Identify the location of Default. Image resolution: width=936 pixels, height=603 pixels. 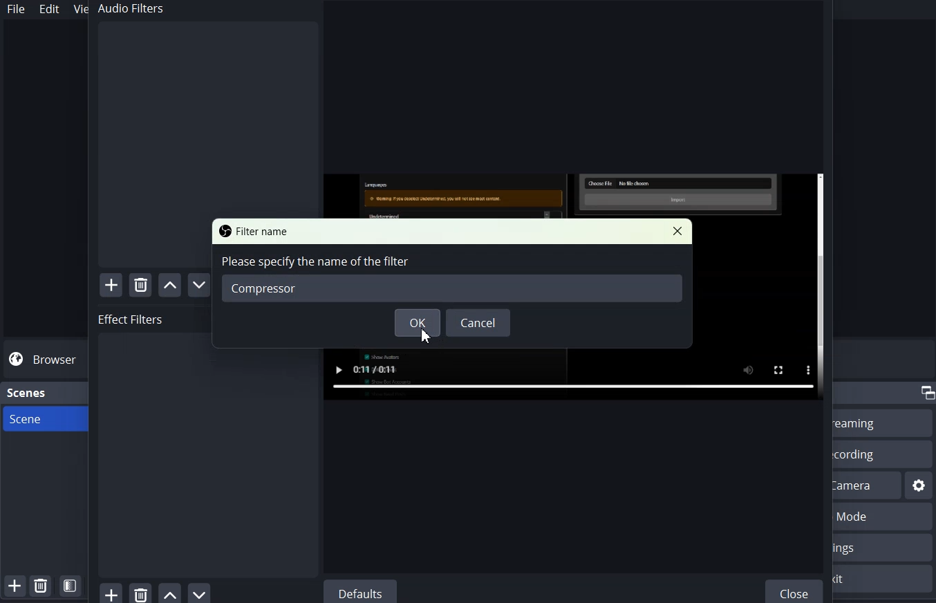
(359, 591).